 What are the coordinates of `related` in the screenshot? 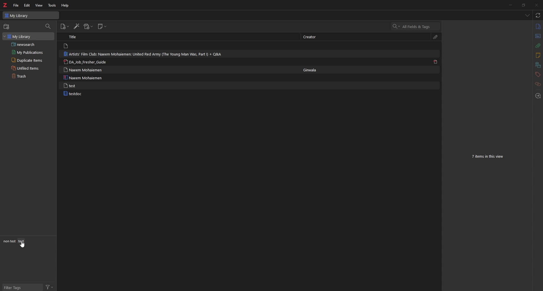 It's located at (538, 84).